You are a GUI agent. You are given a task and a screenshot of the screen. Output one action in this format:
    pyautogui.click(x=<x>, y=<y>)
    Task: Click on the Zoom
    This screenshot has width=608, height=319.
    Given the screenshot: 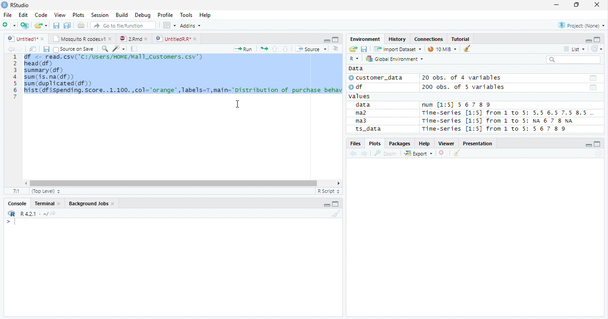 What is the action you would take?
    pyautogui.click(x=385, y=153)
    